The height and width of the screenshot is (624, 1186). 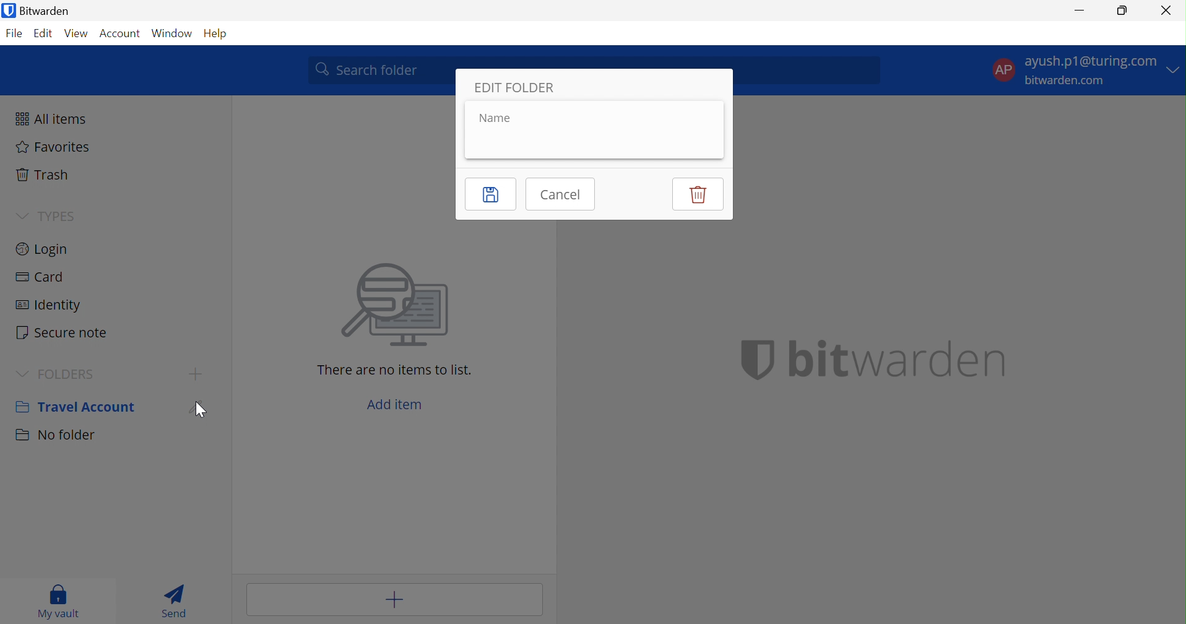 What do you see at coordinates (516, 87) in the screenshot?
I see `EDIT FOLDER` at bounding box center [516, 87].